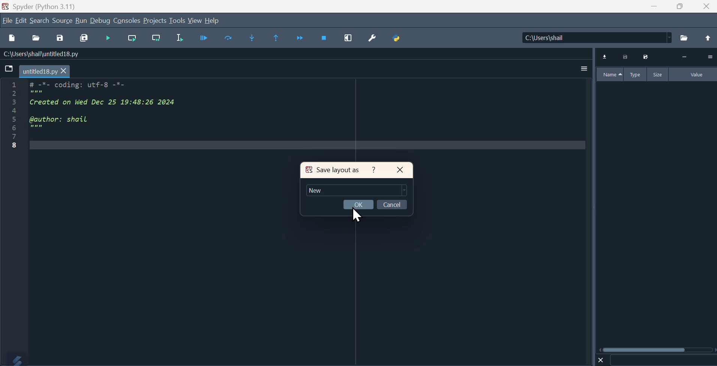 The height and width of the screenshot is (366, 717). Describe the element at coordinates (40, 55) in the screenshot. I see `C:\Users\shail\untitled18.py` at that location.